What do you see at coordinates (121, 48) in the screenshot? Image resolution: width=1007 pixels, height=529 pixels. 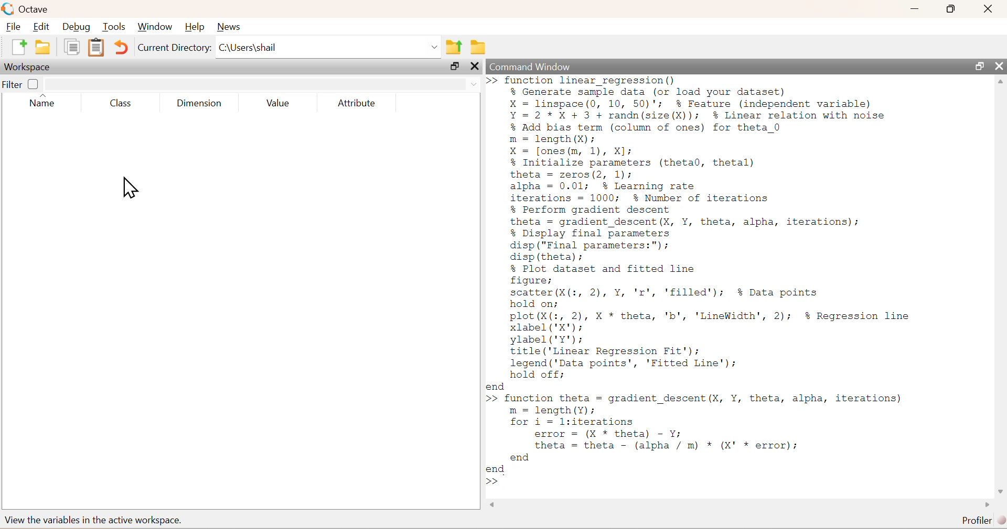 I see `Undo` at bounding box center [121, 48].